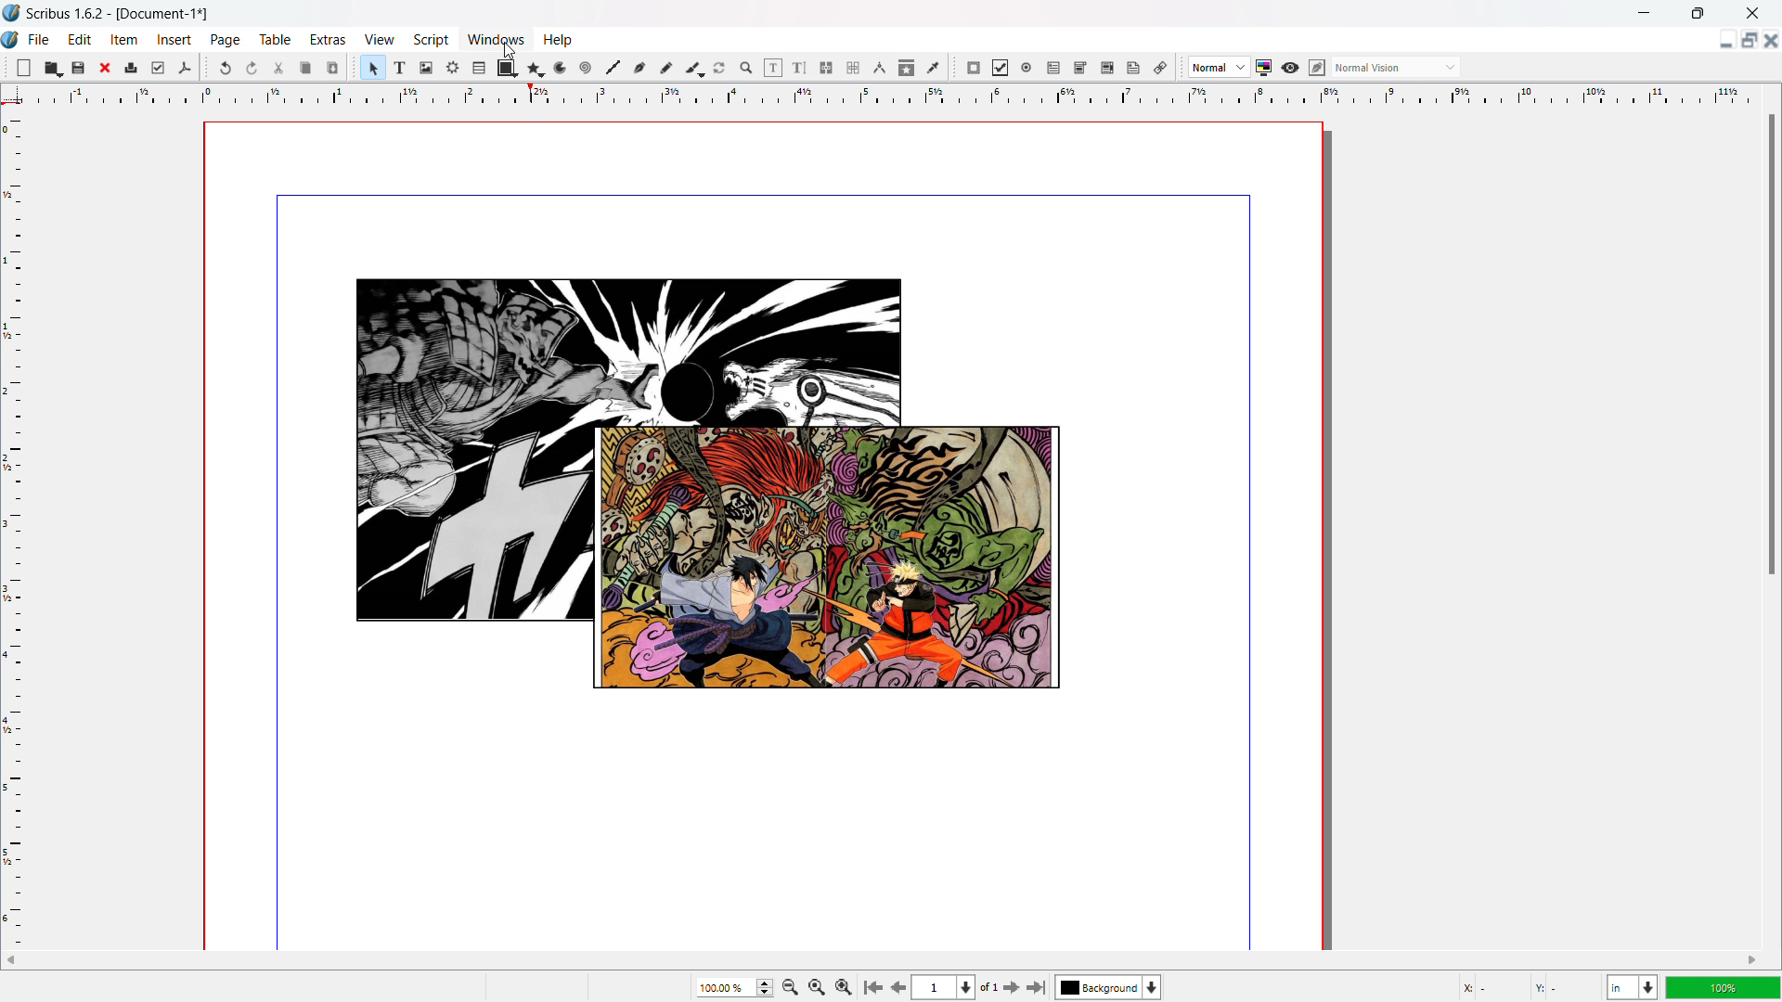  What do you see at coordinates (693, 68) in the screenshot?
I see `caligraphic line` at bounding box center [693, 68].